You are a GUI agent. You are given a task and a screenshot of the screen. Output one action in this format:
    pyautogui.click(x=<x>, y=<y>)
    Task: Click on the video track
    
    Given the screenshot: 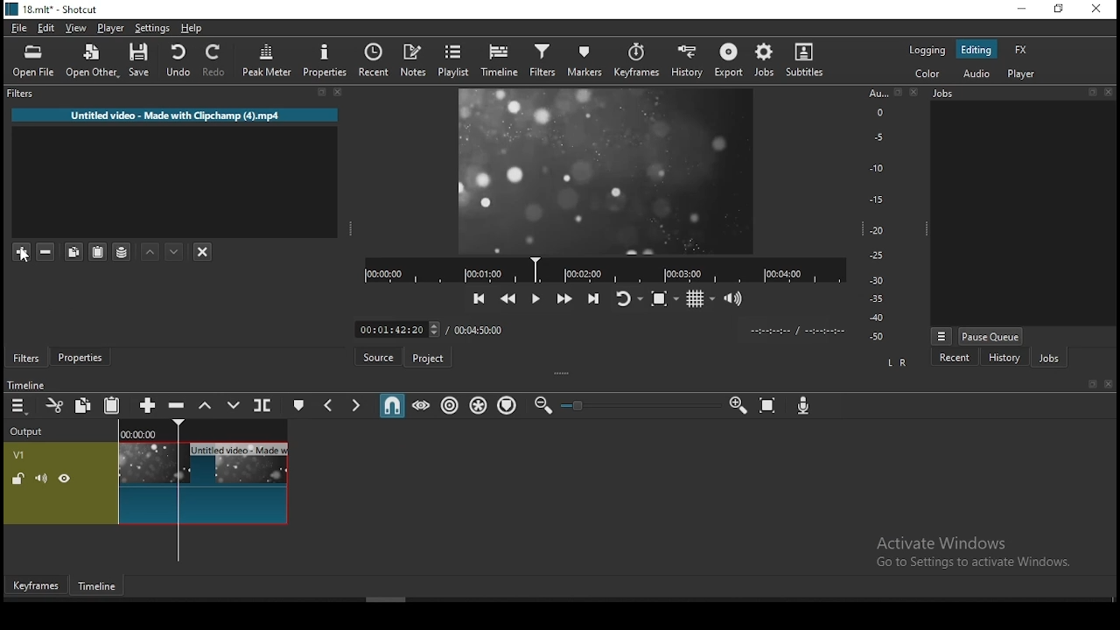 What is the action you would take?
    pyautogui.click(x=146, y=483)
    